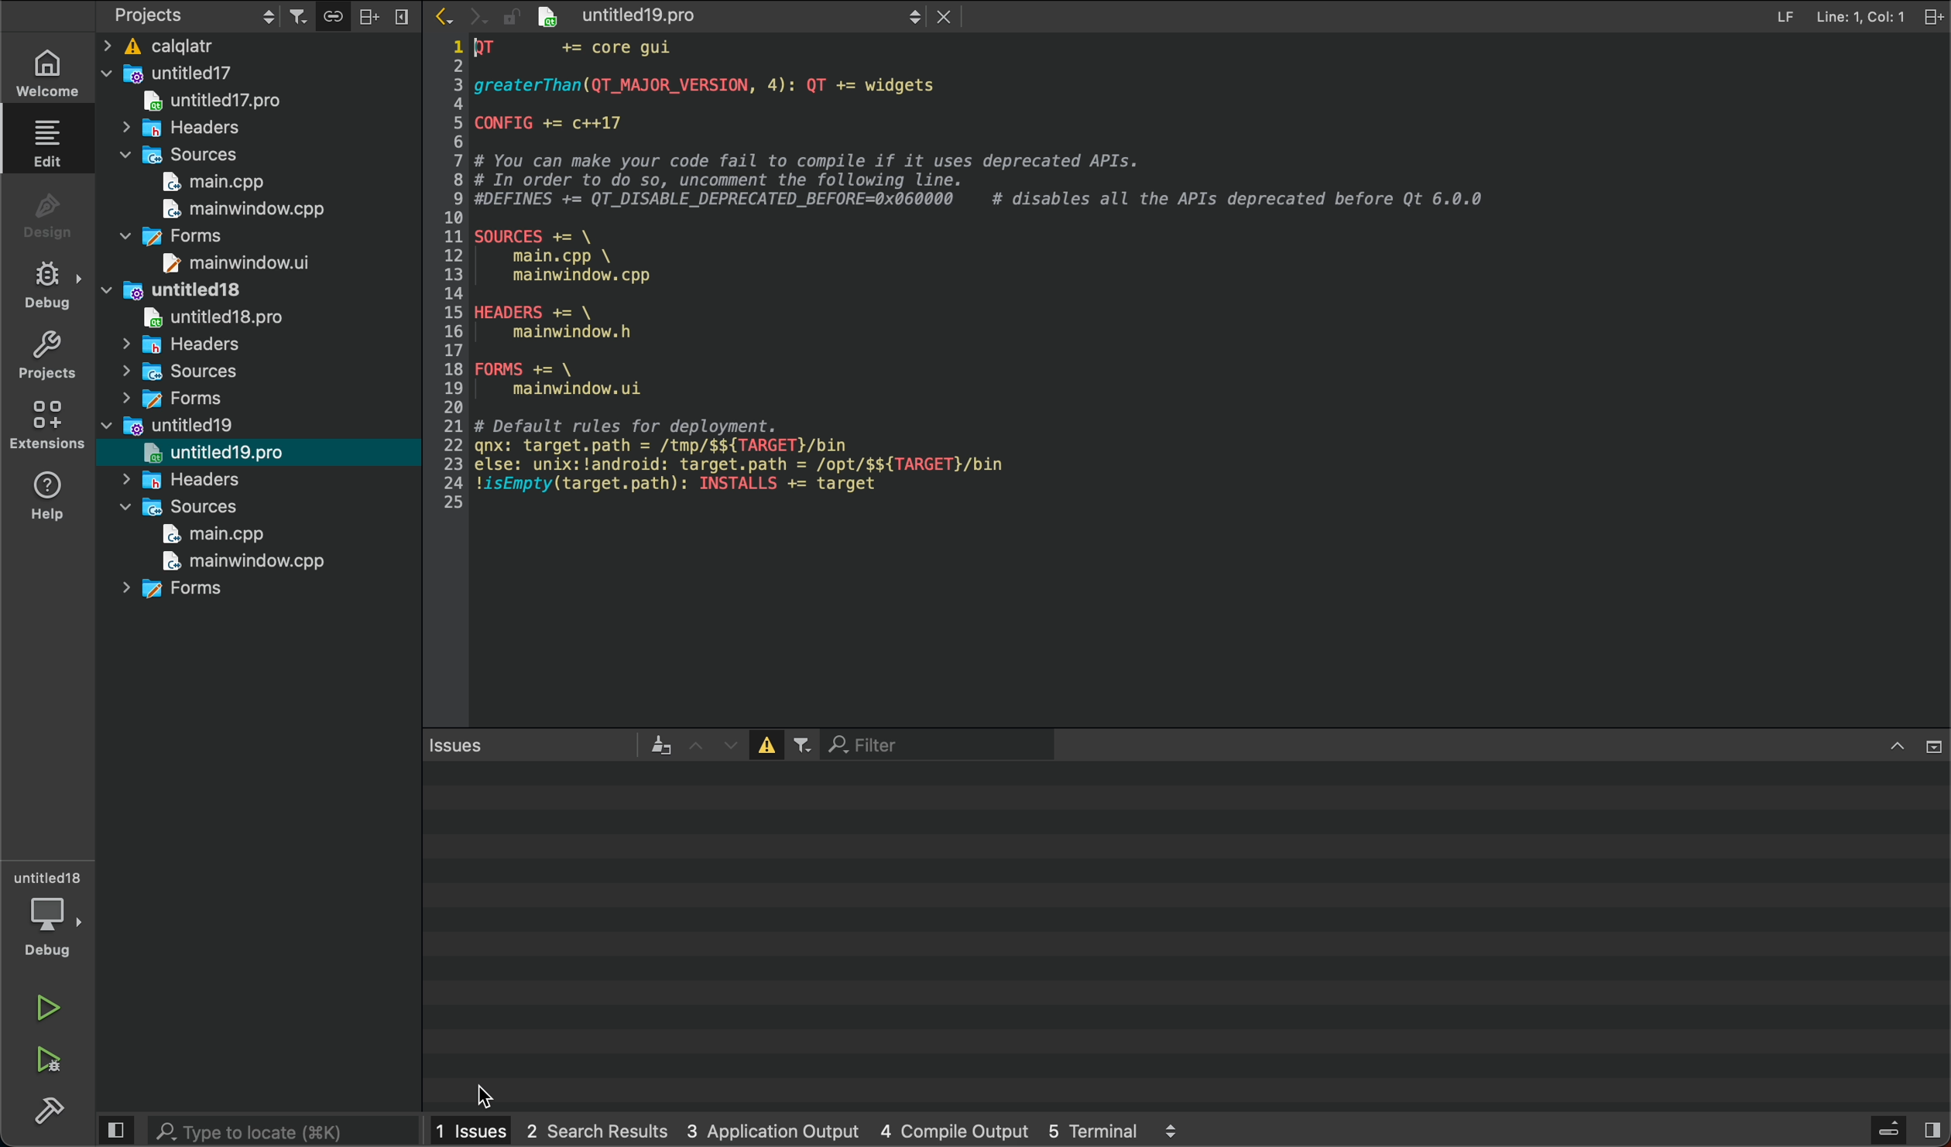 This screenshot has height=1147, width=1951. What do you see at coordinates (250, 450) in the screenshot?
I see `untitled19.pro` at bounding box center [250, 450].